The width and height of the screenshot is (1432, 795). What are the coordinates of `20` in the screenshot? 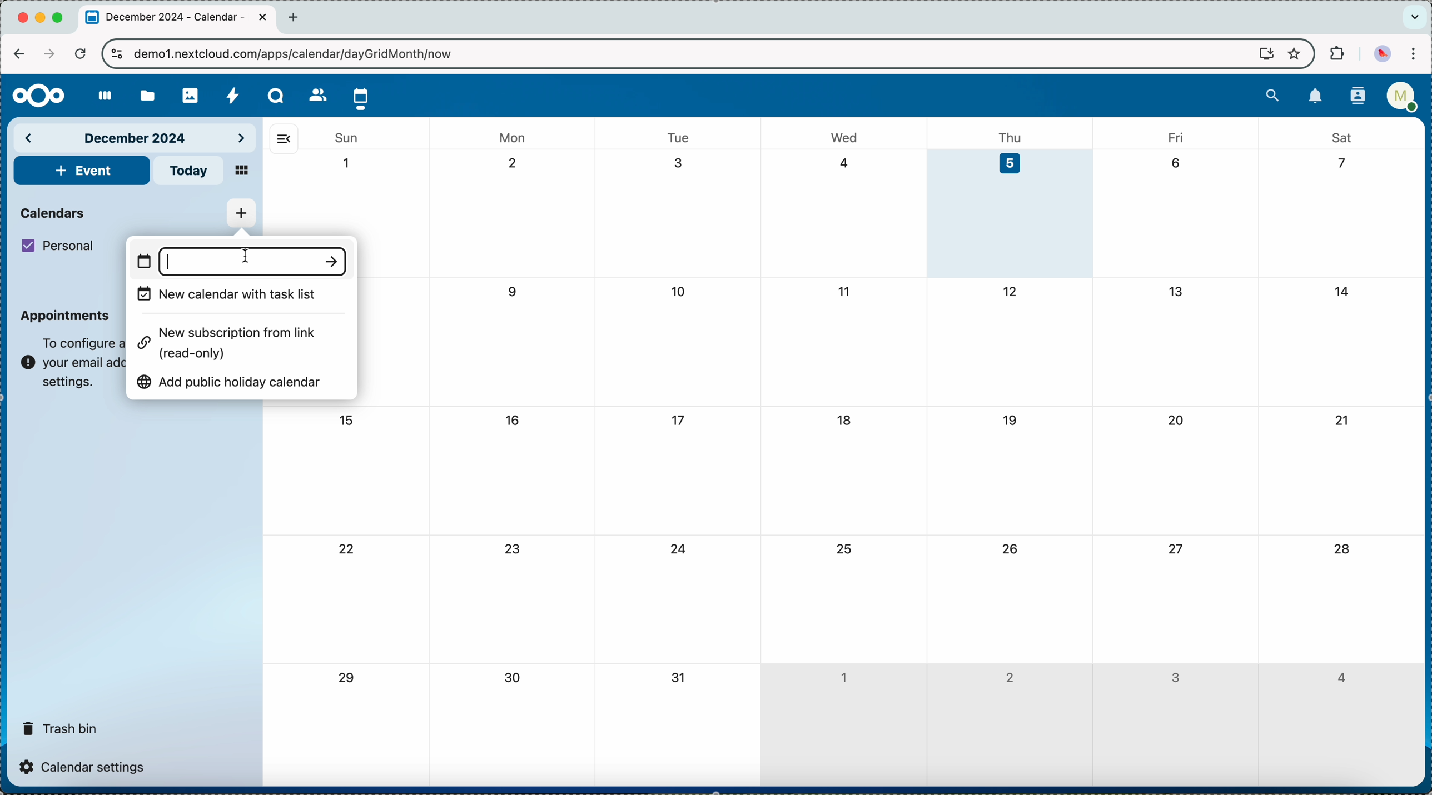 It's located at (1177, 420).